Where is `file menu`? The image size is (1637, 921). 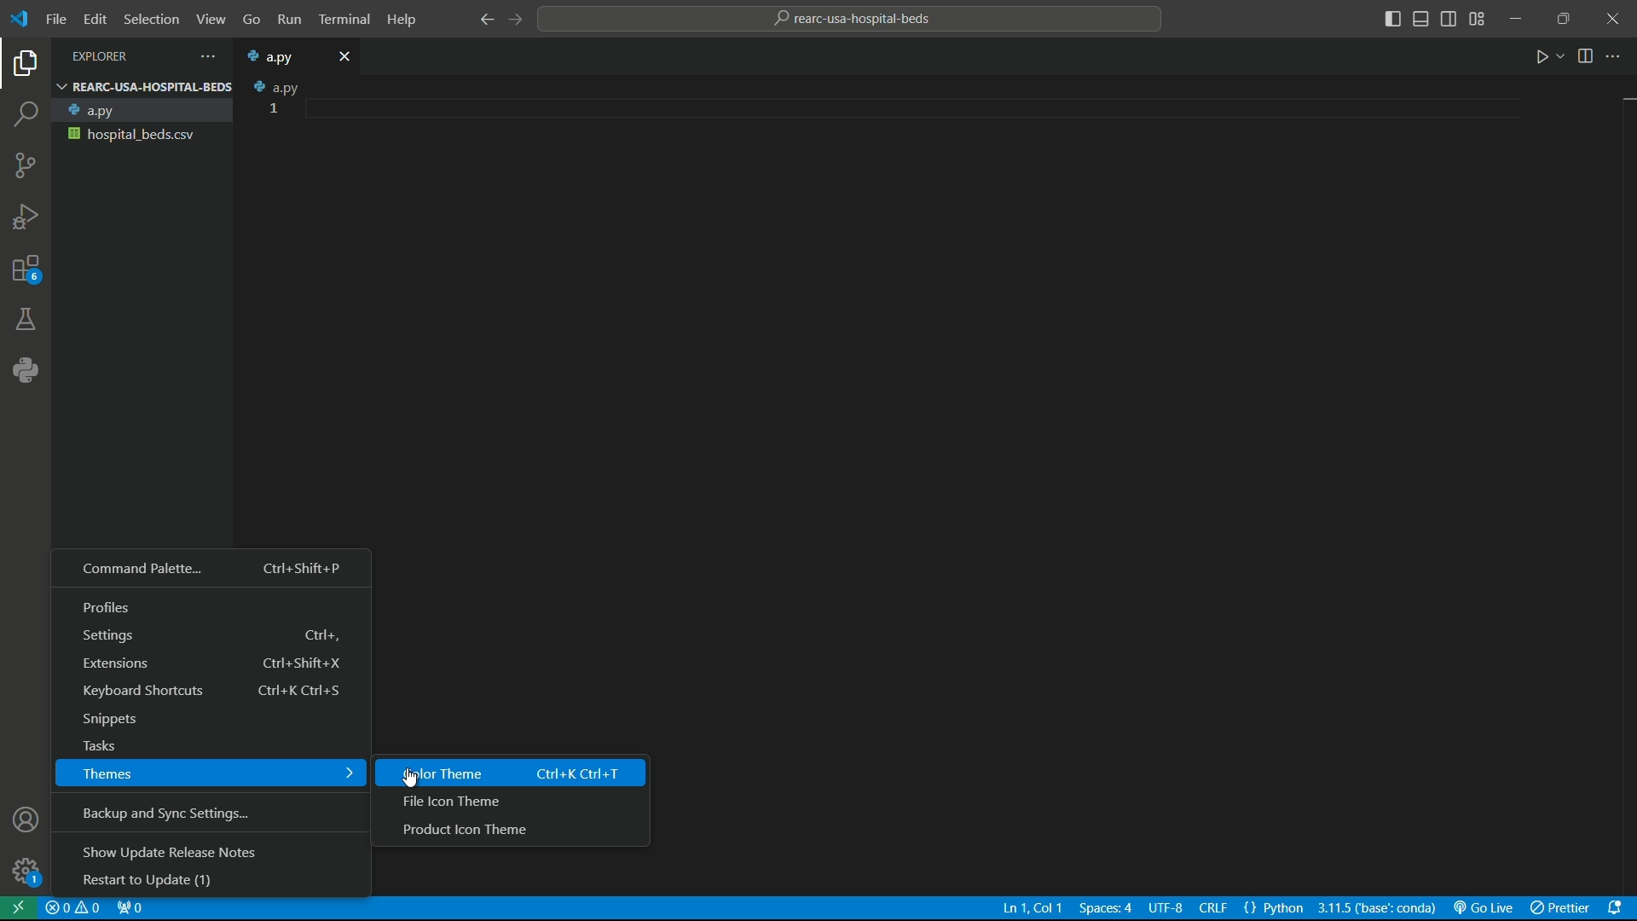 file menu is located at coordinates (56, 20).